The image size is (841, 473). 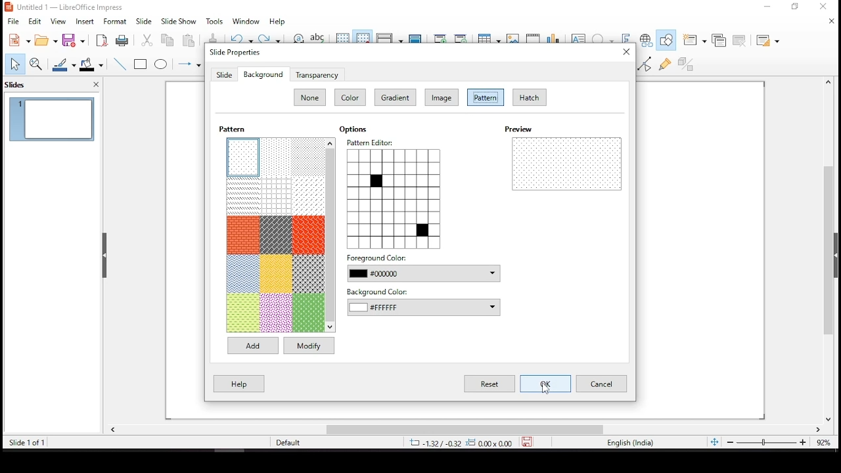 I want to click on background, so click(x=263, y=74).